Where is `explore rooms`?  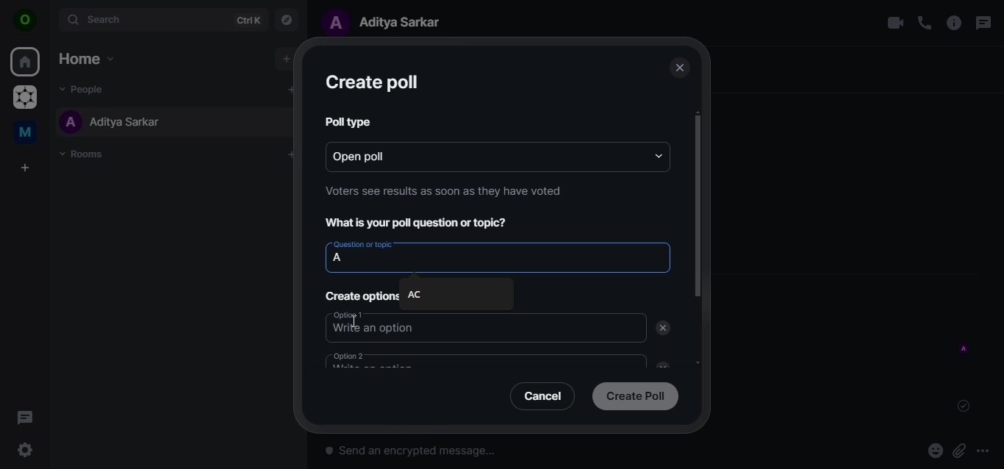
explore rooms is located at coordinates (287, 18).